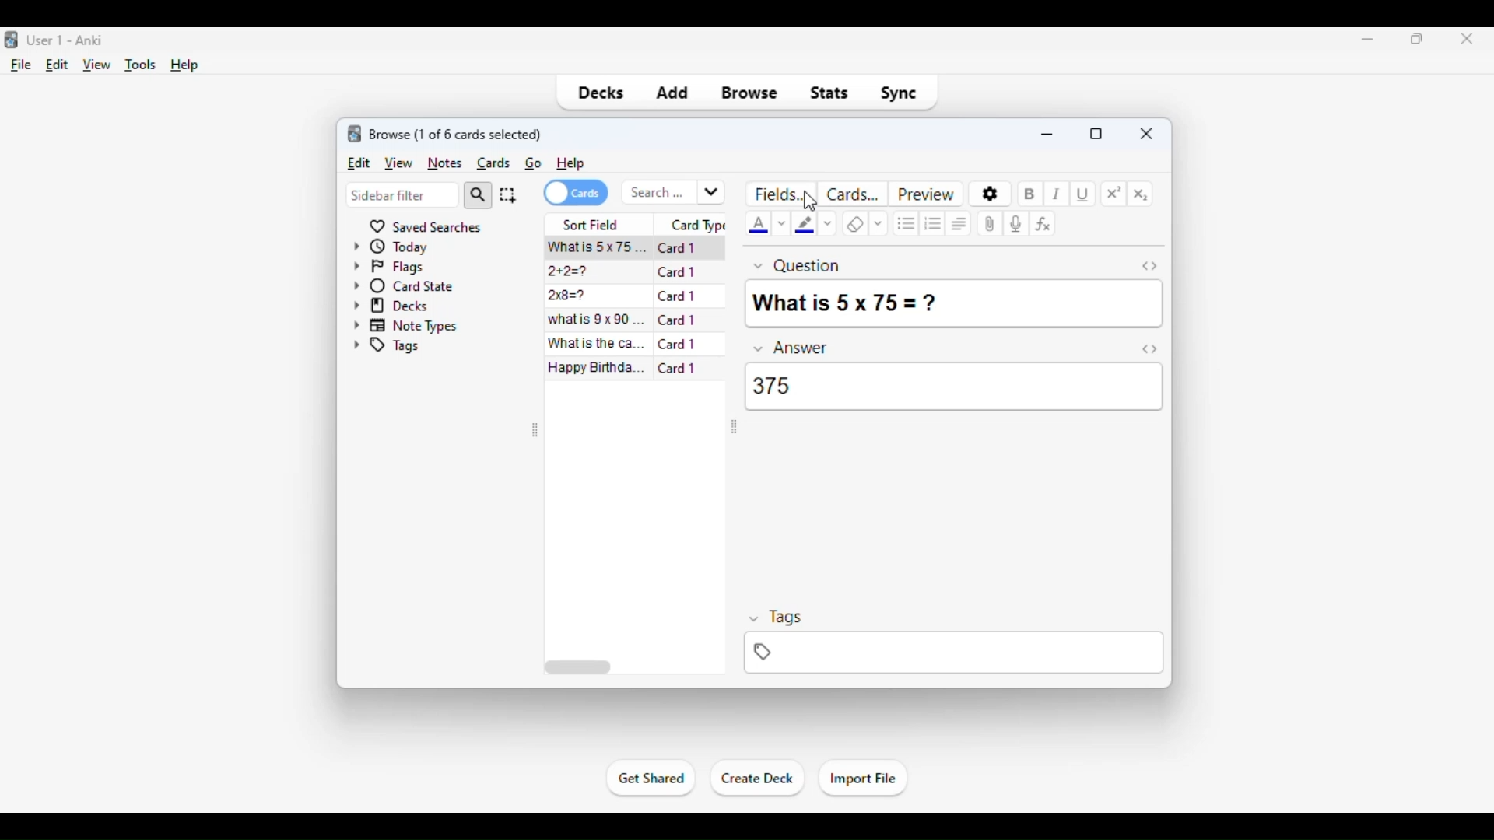  I want to click on card state, so click(403, 285).